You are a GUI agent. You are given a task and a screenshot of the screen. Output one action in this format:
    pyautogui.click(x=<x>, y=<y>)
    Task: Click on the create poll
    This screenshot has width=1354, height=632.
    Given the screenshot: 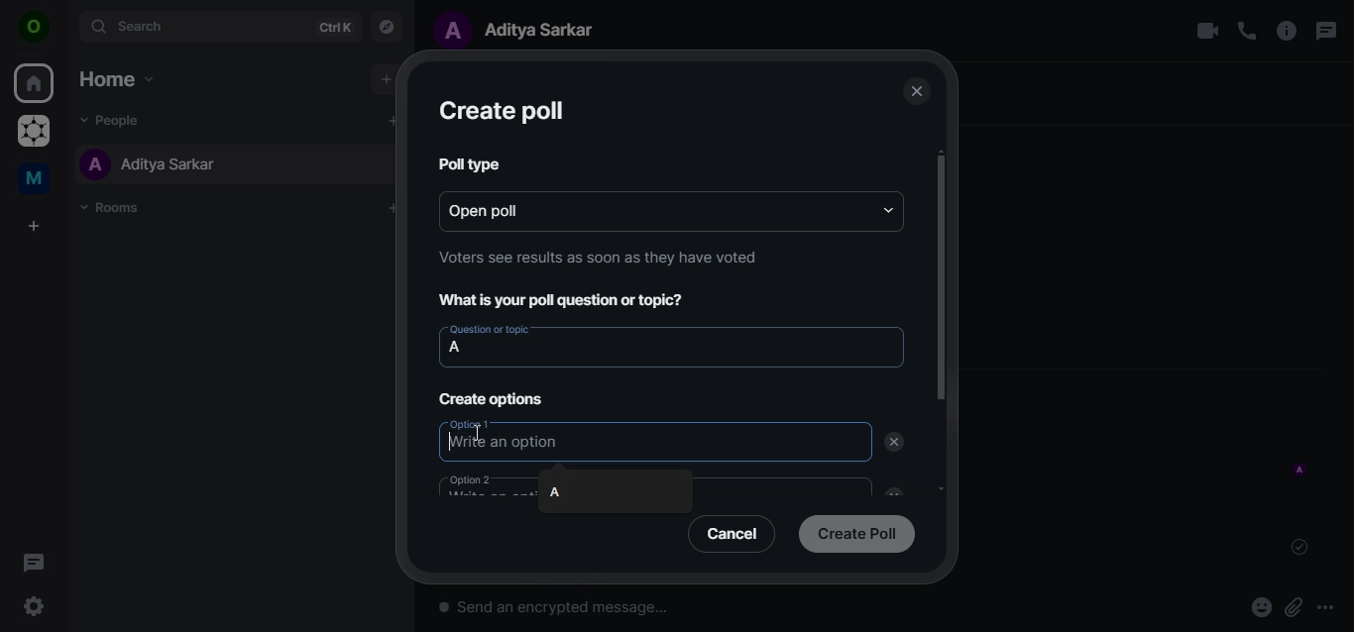 What is the action you would take?
    pyautogui.click(x=856, y=532)
    